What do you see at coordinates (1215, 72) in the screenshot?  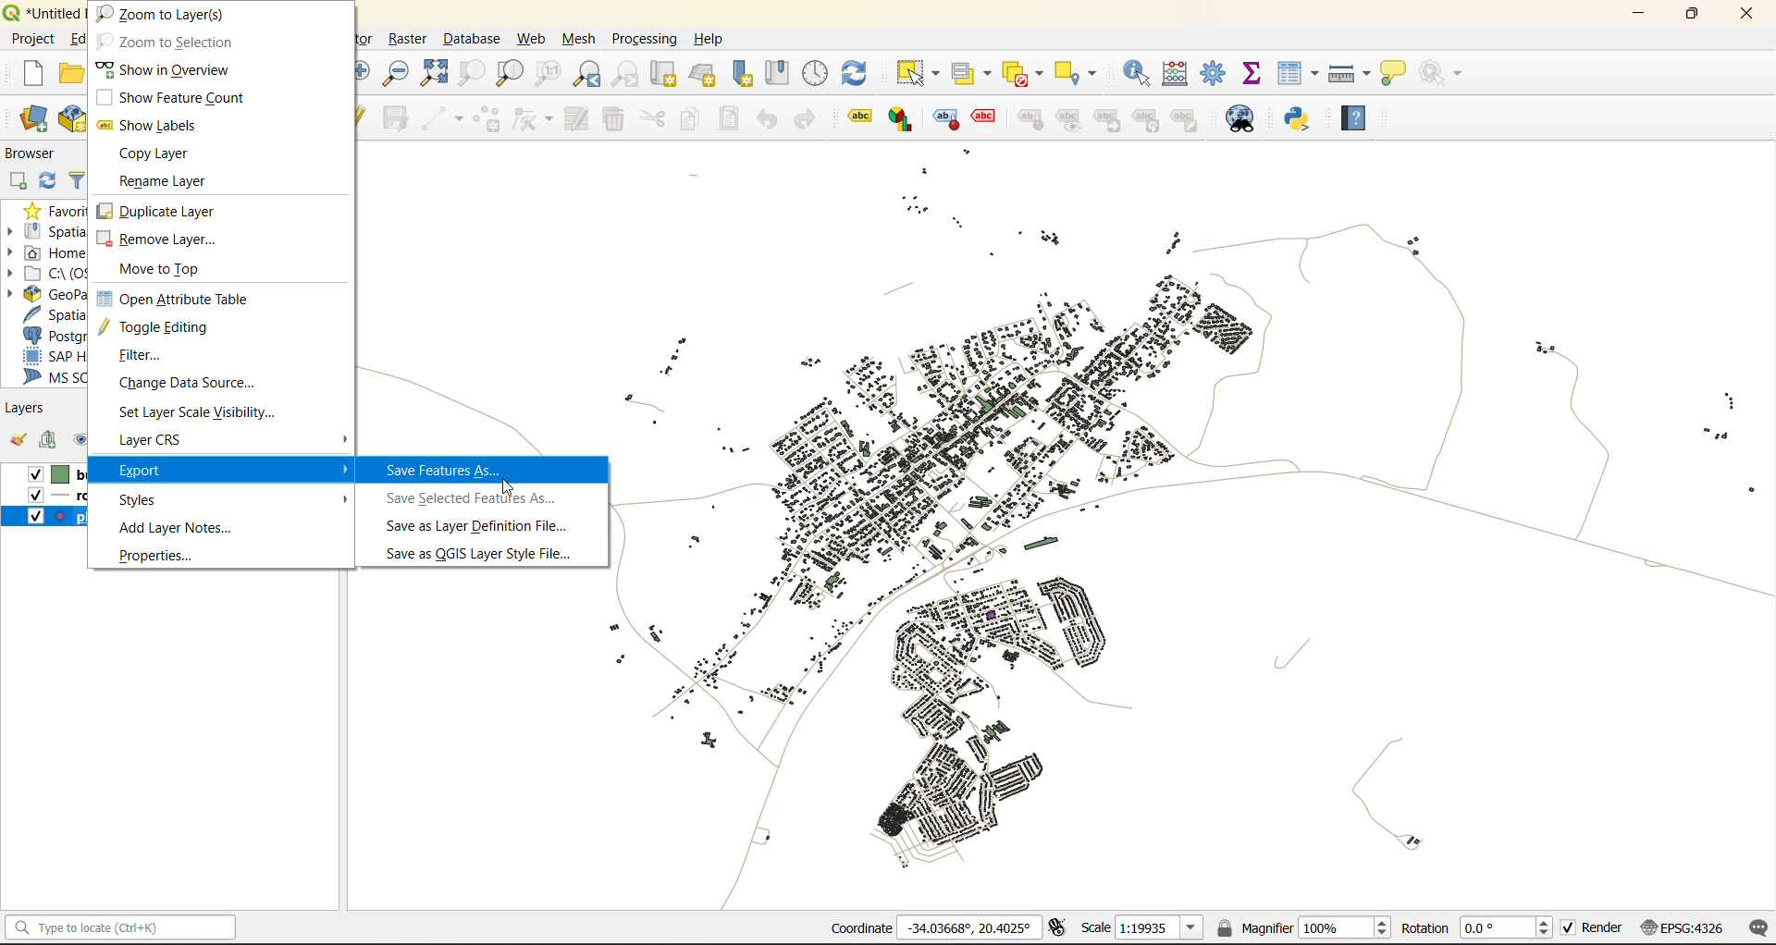 I see `toolbox` at bounding box center [1215, 72].